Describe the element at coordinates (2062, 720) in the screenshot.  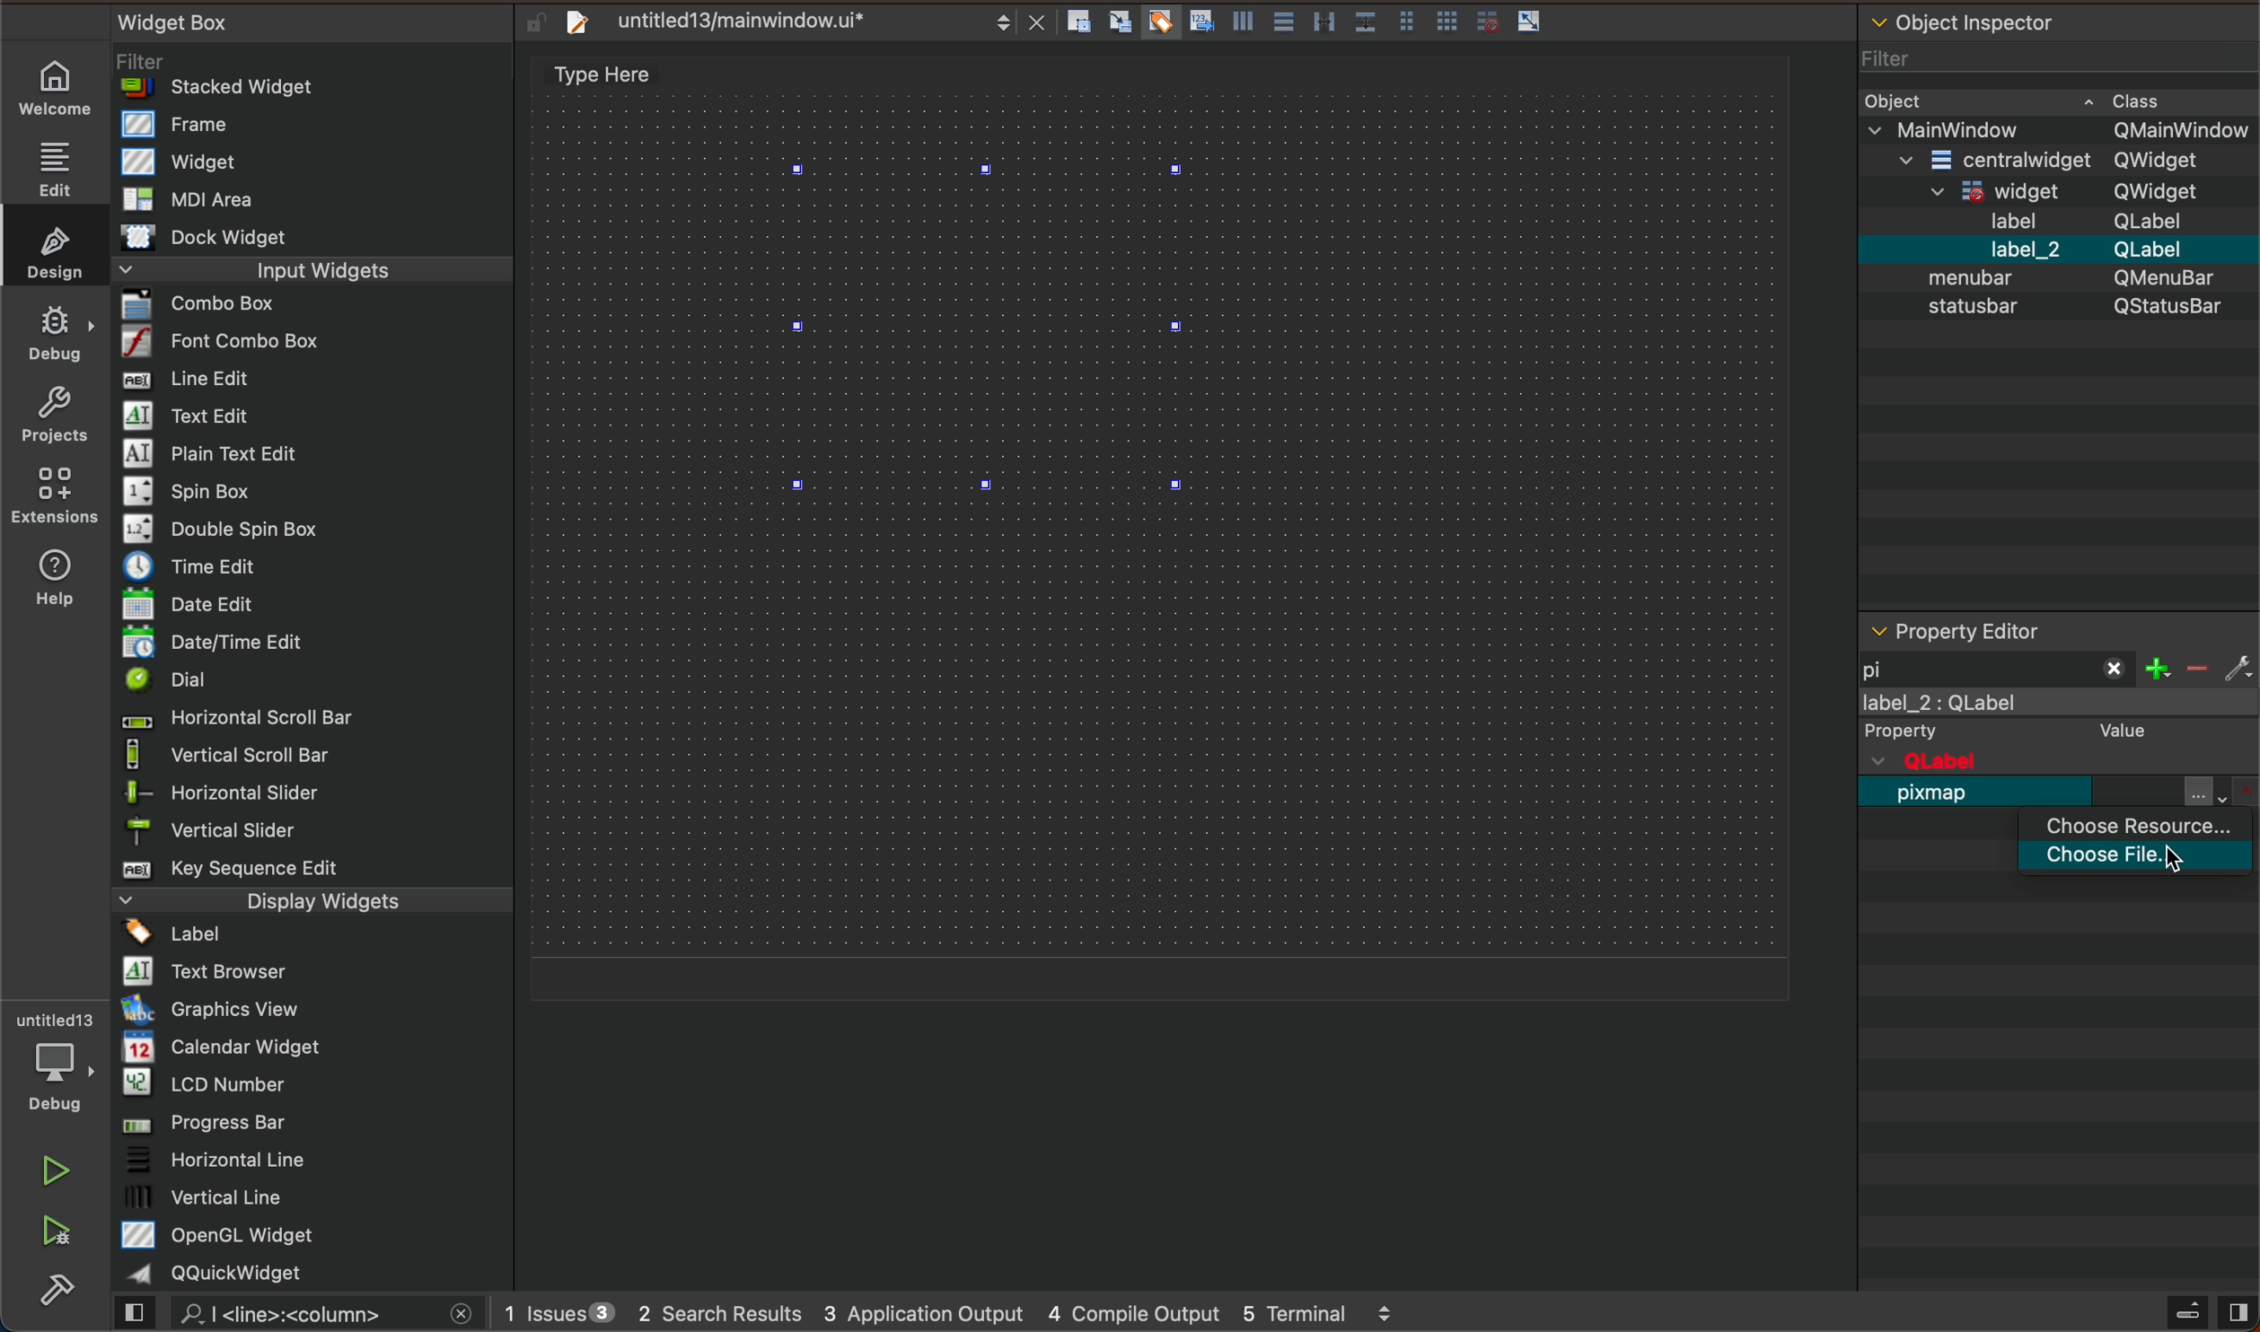
I see `label` at that location.